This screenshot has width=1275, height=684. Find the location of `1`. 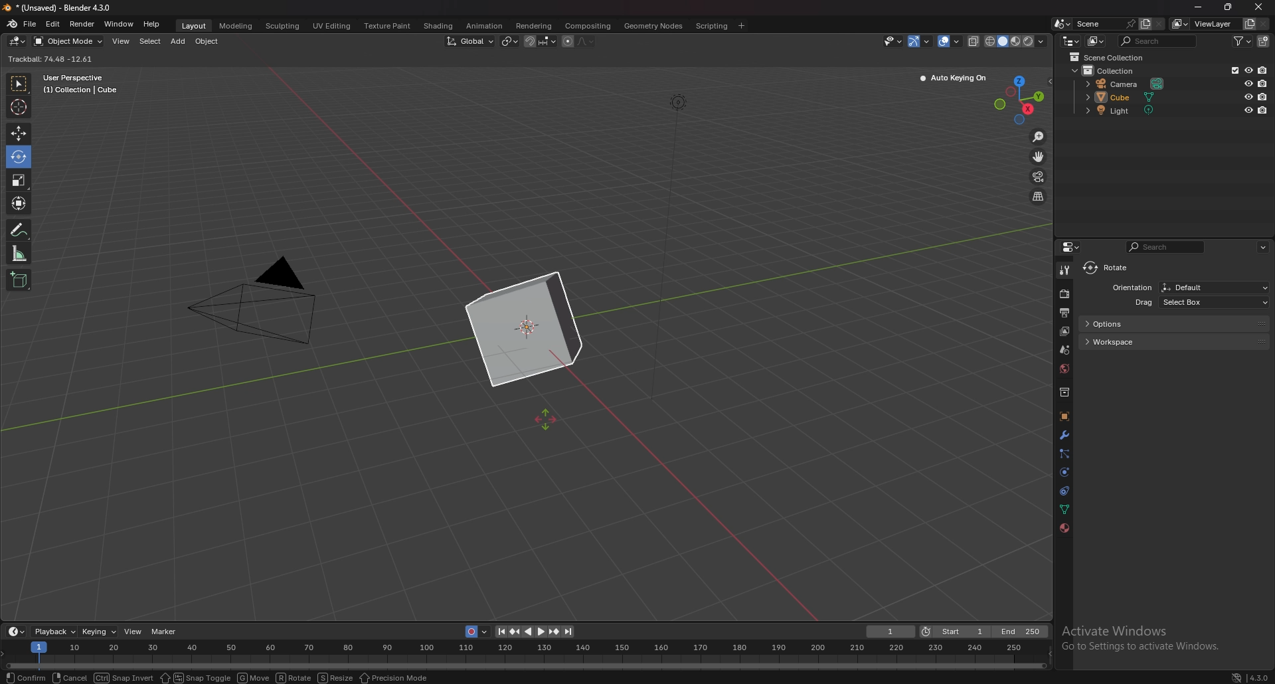

1 is located at coordinates (890, 632).